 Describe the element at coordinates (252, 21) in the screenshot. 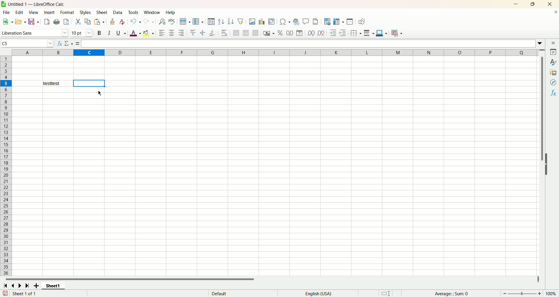

I see `insert image` at that location.